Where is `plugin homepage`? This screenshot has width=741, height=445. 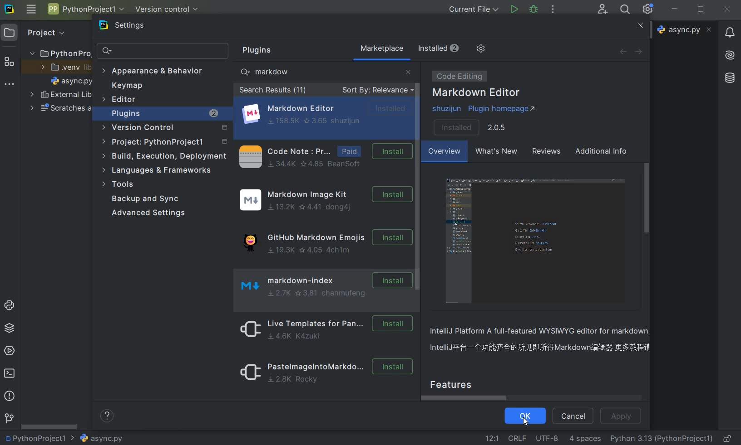 plugin homepage is located at coordinates (487, 109).